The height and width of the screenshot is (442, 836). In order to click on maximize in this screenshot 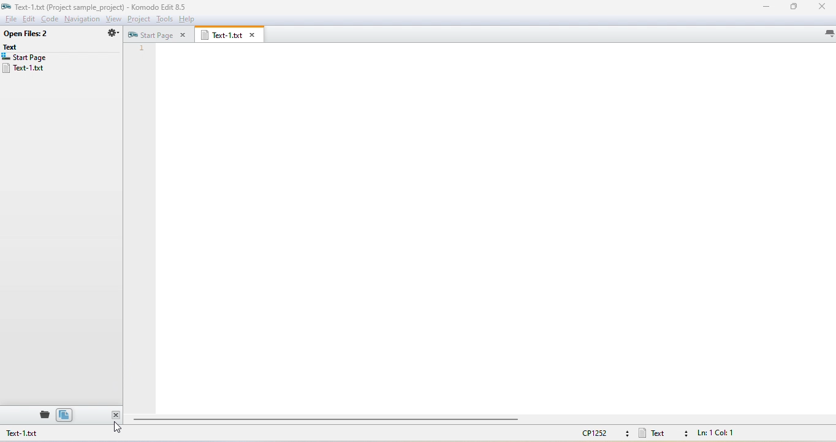, I will do `click(796, 7)`.